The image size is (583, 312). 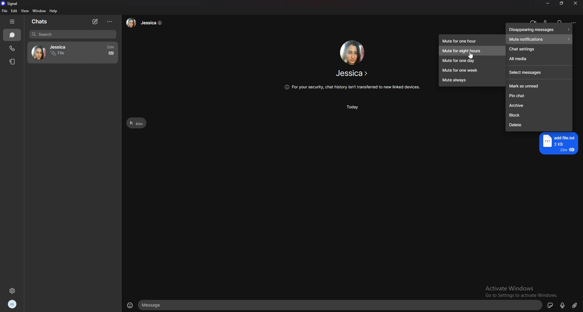 What do you see at coordinates (42, 22) in the screenshot?
I see `chats` at bounding box center [42, 22].